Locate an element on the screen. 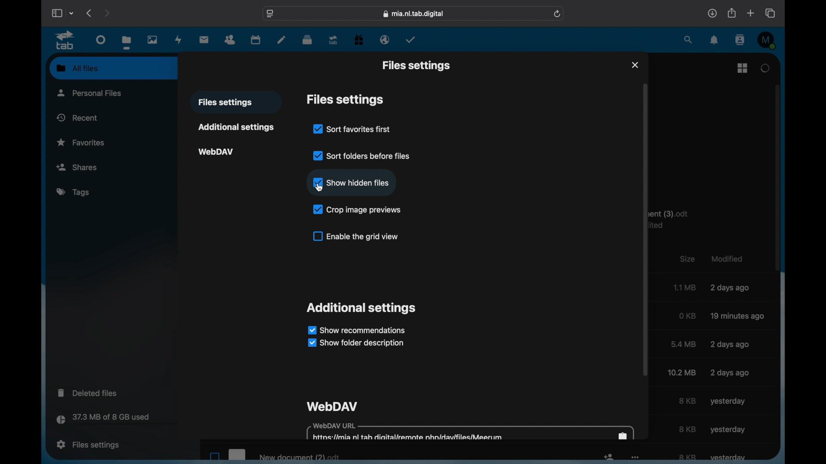 The height and width of the screenshot is (464, 826). webdav url is located at coordinates (470, 431).